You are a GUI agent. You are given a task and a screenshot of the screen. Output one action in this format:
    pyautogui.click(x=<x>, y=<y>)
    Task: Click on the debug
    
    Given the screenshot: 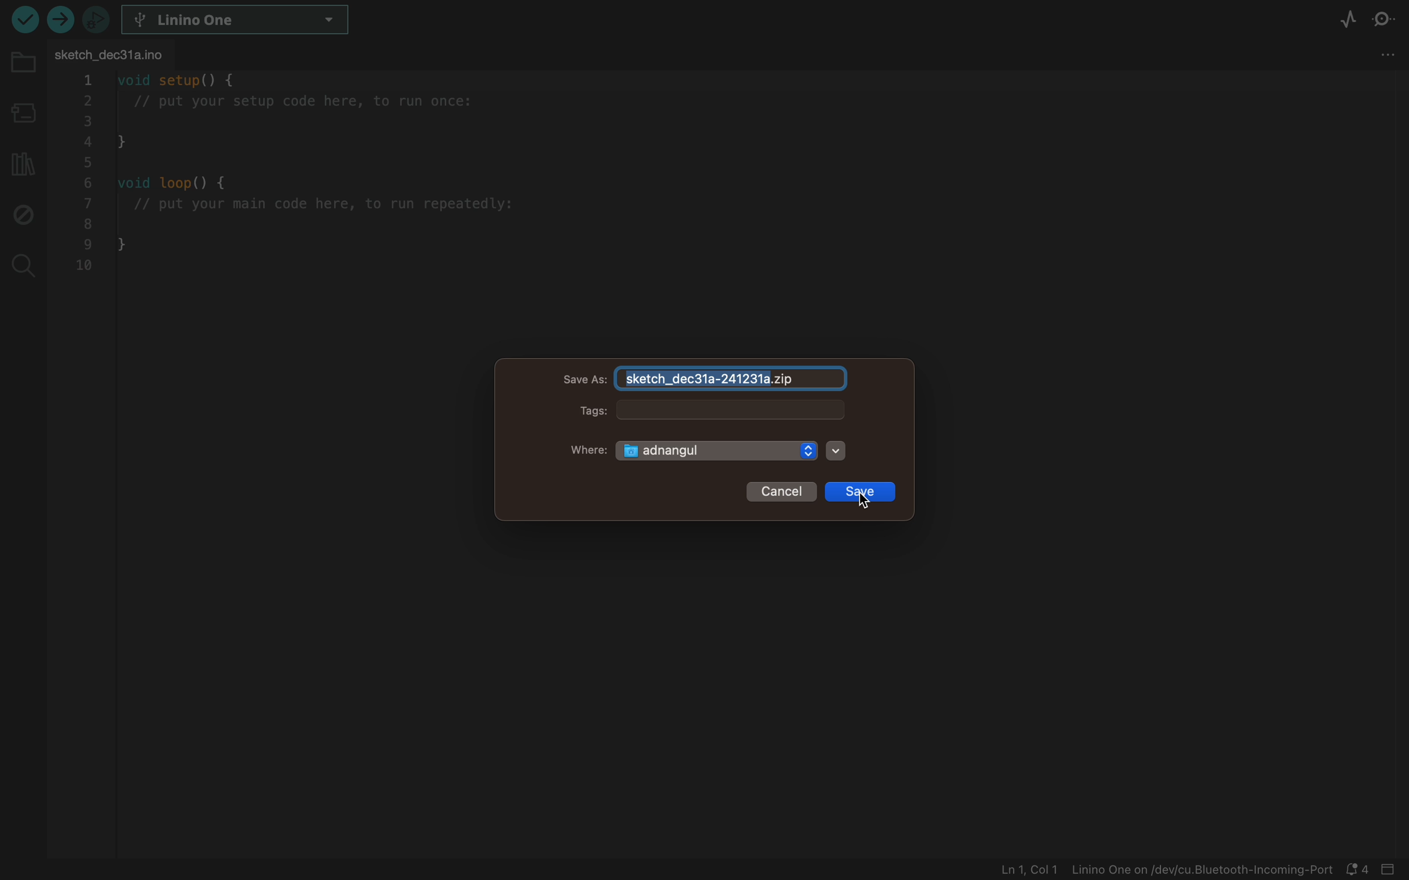 What is the action you would take?
    pyautogui.click(x=24, y=214)
    